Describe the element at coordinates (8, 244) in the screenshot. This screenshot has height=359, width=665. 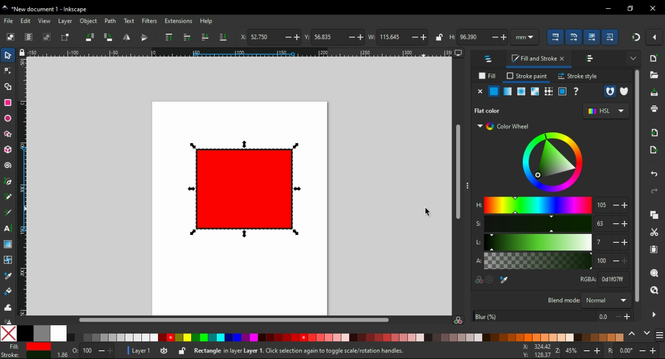
I see `gradient tool` at that location.